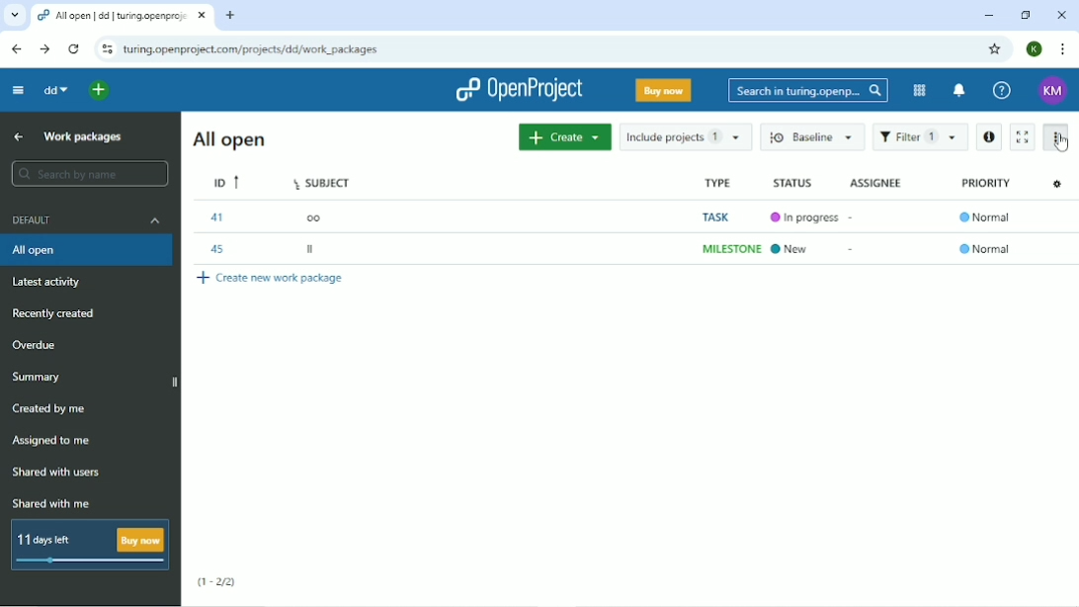 Image resolution: width=1079 pixels, height=607 pixels. I want to click on Help, so click(1001, 91).